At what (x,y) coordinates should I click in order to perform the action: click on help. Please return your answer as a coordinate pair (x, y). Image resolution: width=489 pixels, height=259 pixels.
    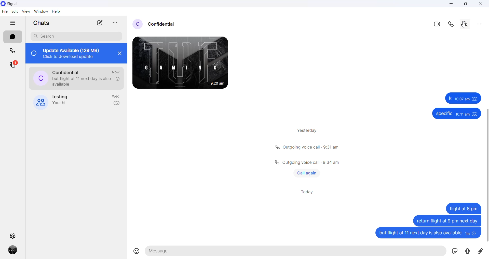
    Looking at the image, I should click on (57, 12).